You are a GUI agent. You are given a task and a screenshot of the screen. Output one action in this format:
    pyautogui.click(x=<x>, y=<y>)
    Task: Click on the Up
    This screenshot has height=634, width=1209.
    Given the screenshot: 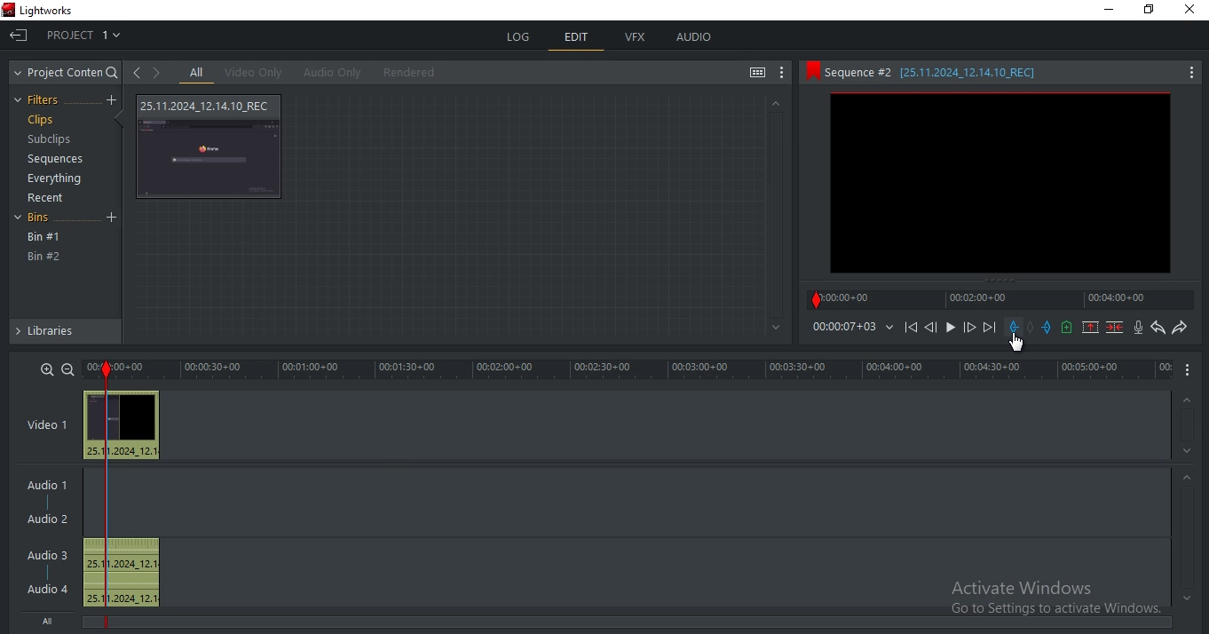 What is the action you would take?
    pyautogui.click(x=775, y=103)
    